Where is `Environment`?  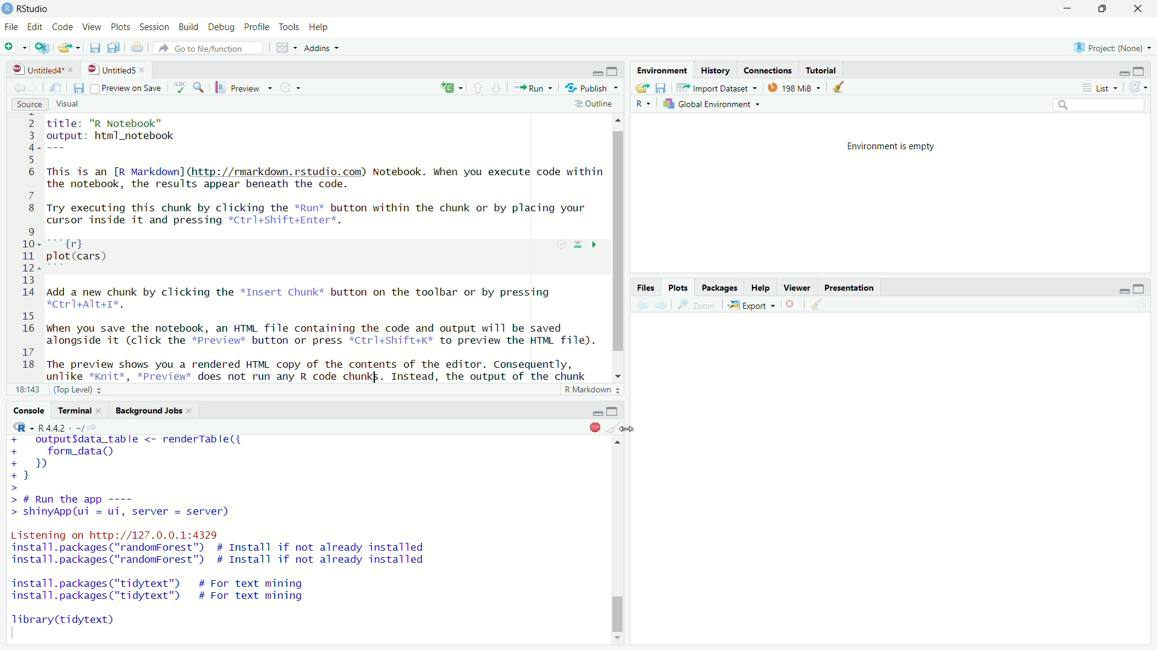 Environment is located at coordinates (660, 70).